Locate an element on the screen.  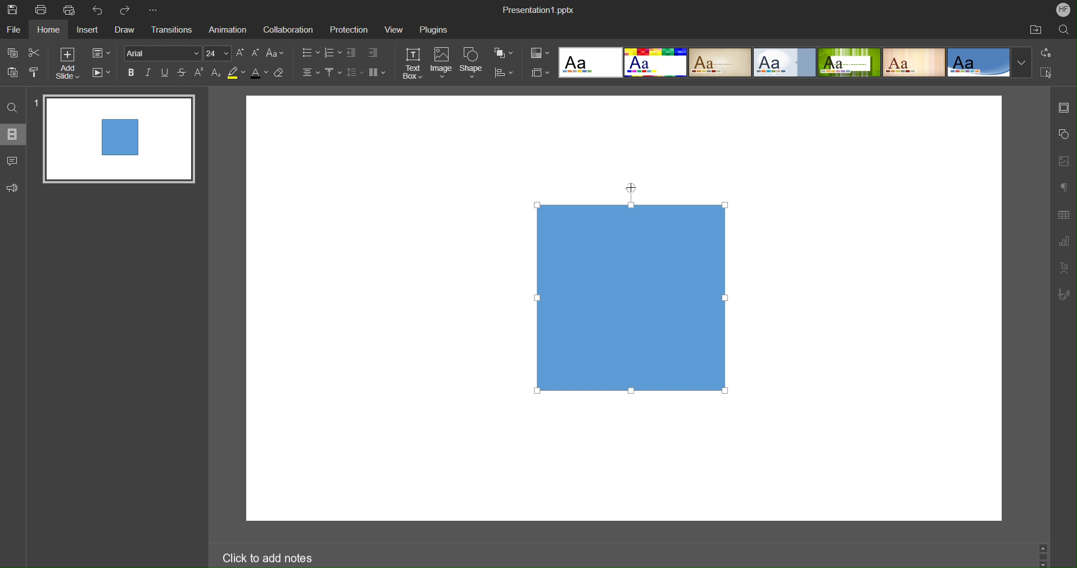
Vertical Align is located at coordinates (333, 73).